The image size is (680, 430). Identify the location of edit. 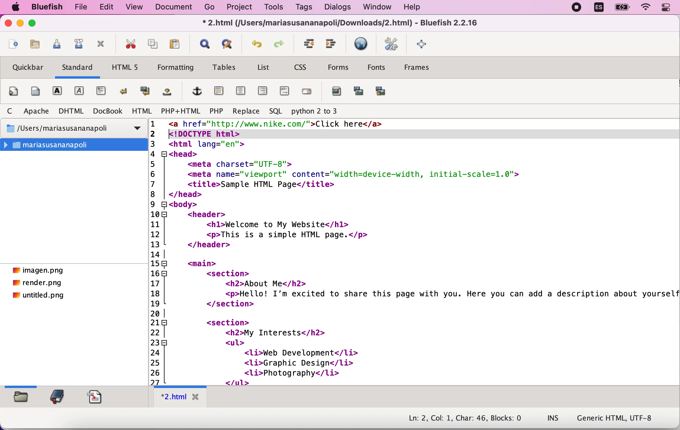
(107, 7).